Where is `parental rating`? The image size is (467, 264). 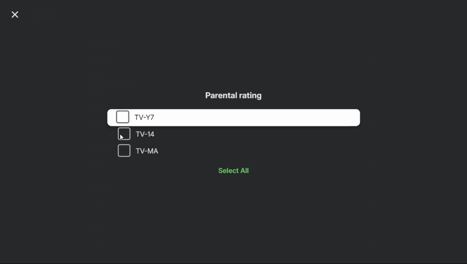 parental rating is located at coordinates (235, 96).